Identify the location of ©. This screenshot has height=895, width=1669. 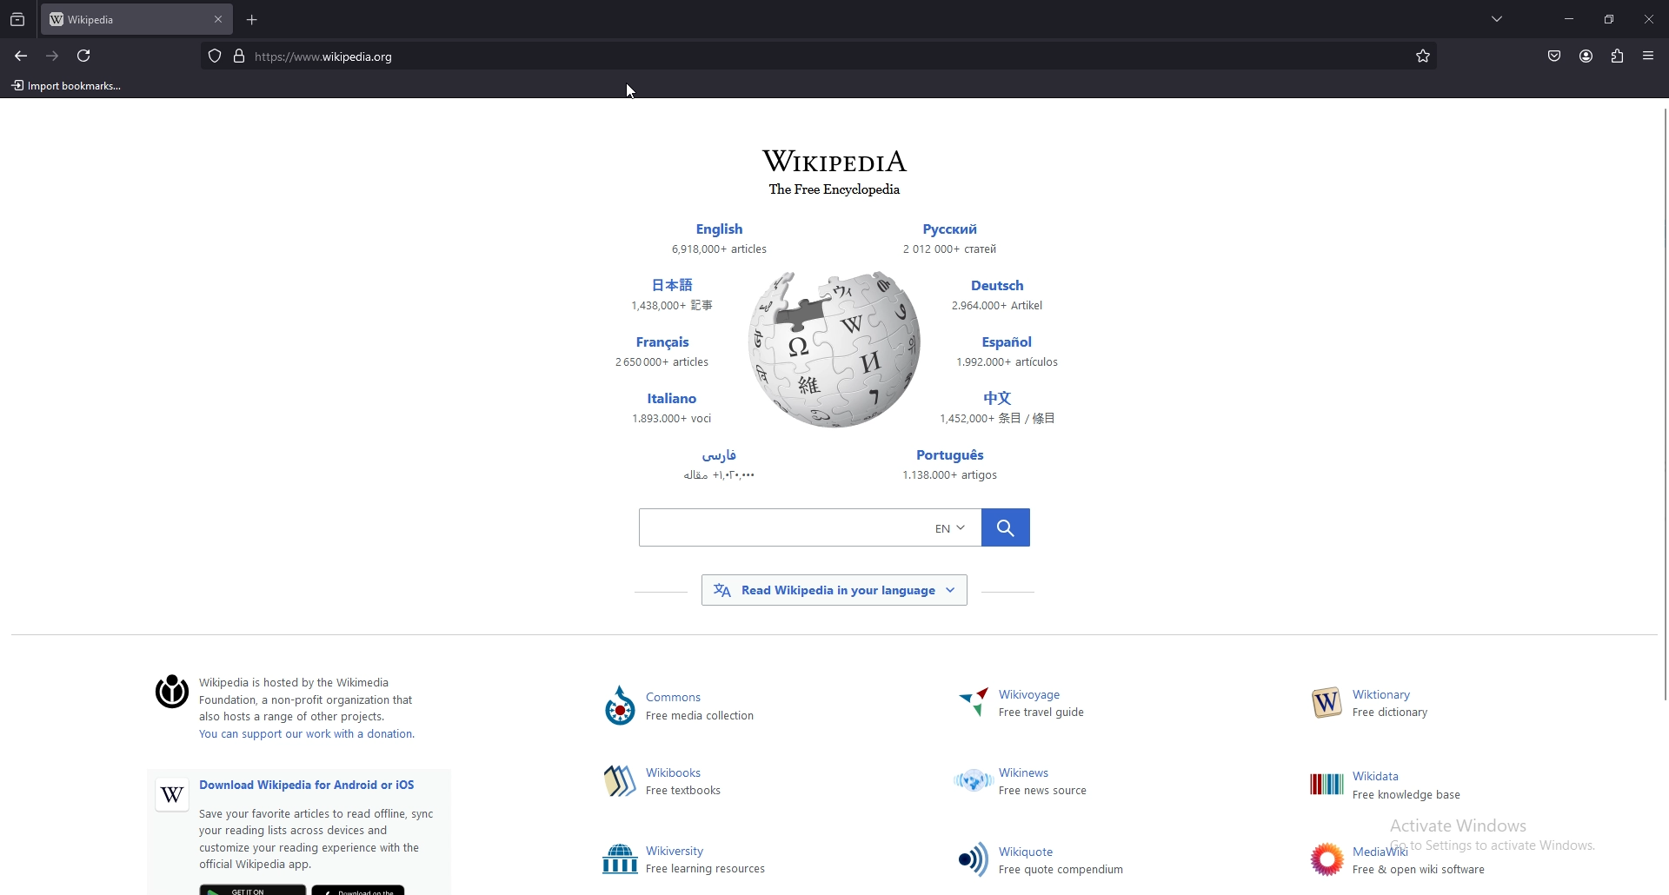
(165, 693).